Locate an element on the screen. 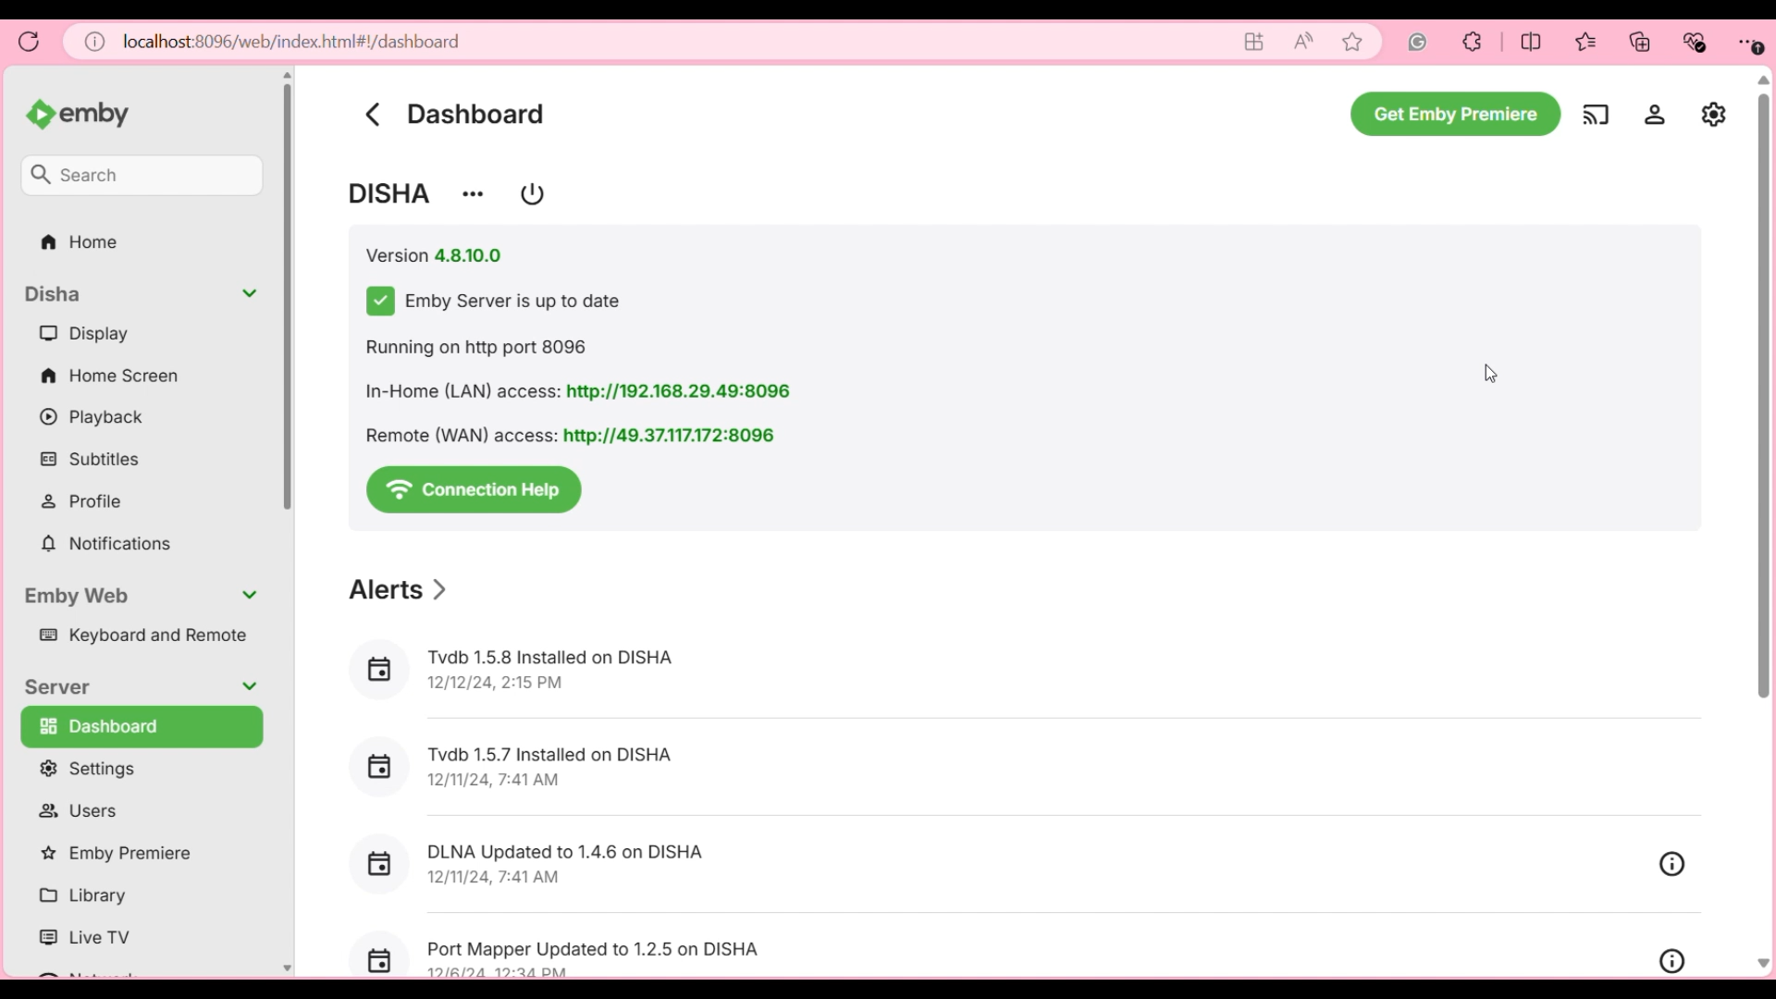  Settings is located at coordinates (134, 769).